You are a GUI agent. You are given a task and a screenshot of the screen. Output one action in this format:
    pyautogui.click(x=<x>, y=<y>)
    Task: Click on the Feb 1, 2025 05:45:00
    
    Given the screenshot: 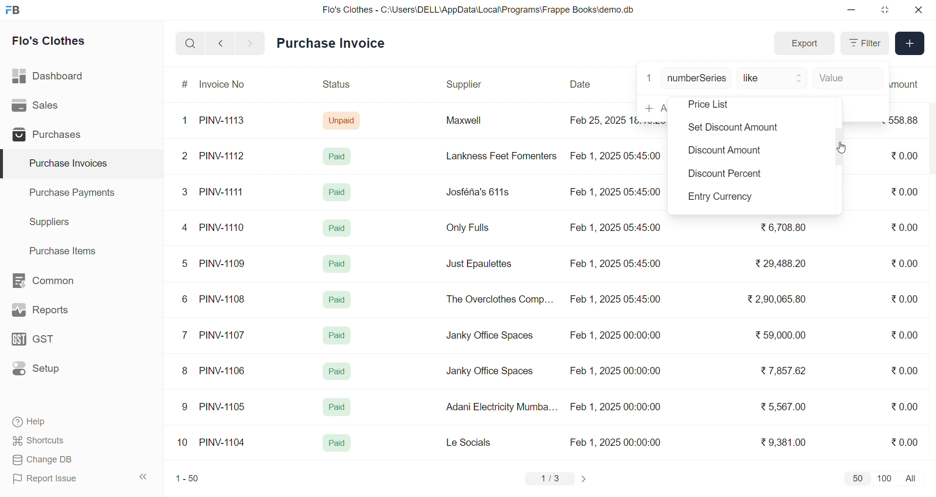 What is the action you would take?
    pyautogui.click(x=617, y=228)
    